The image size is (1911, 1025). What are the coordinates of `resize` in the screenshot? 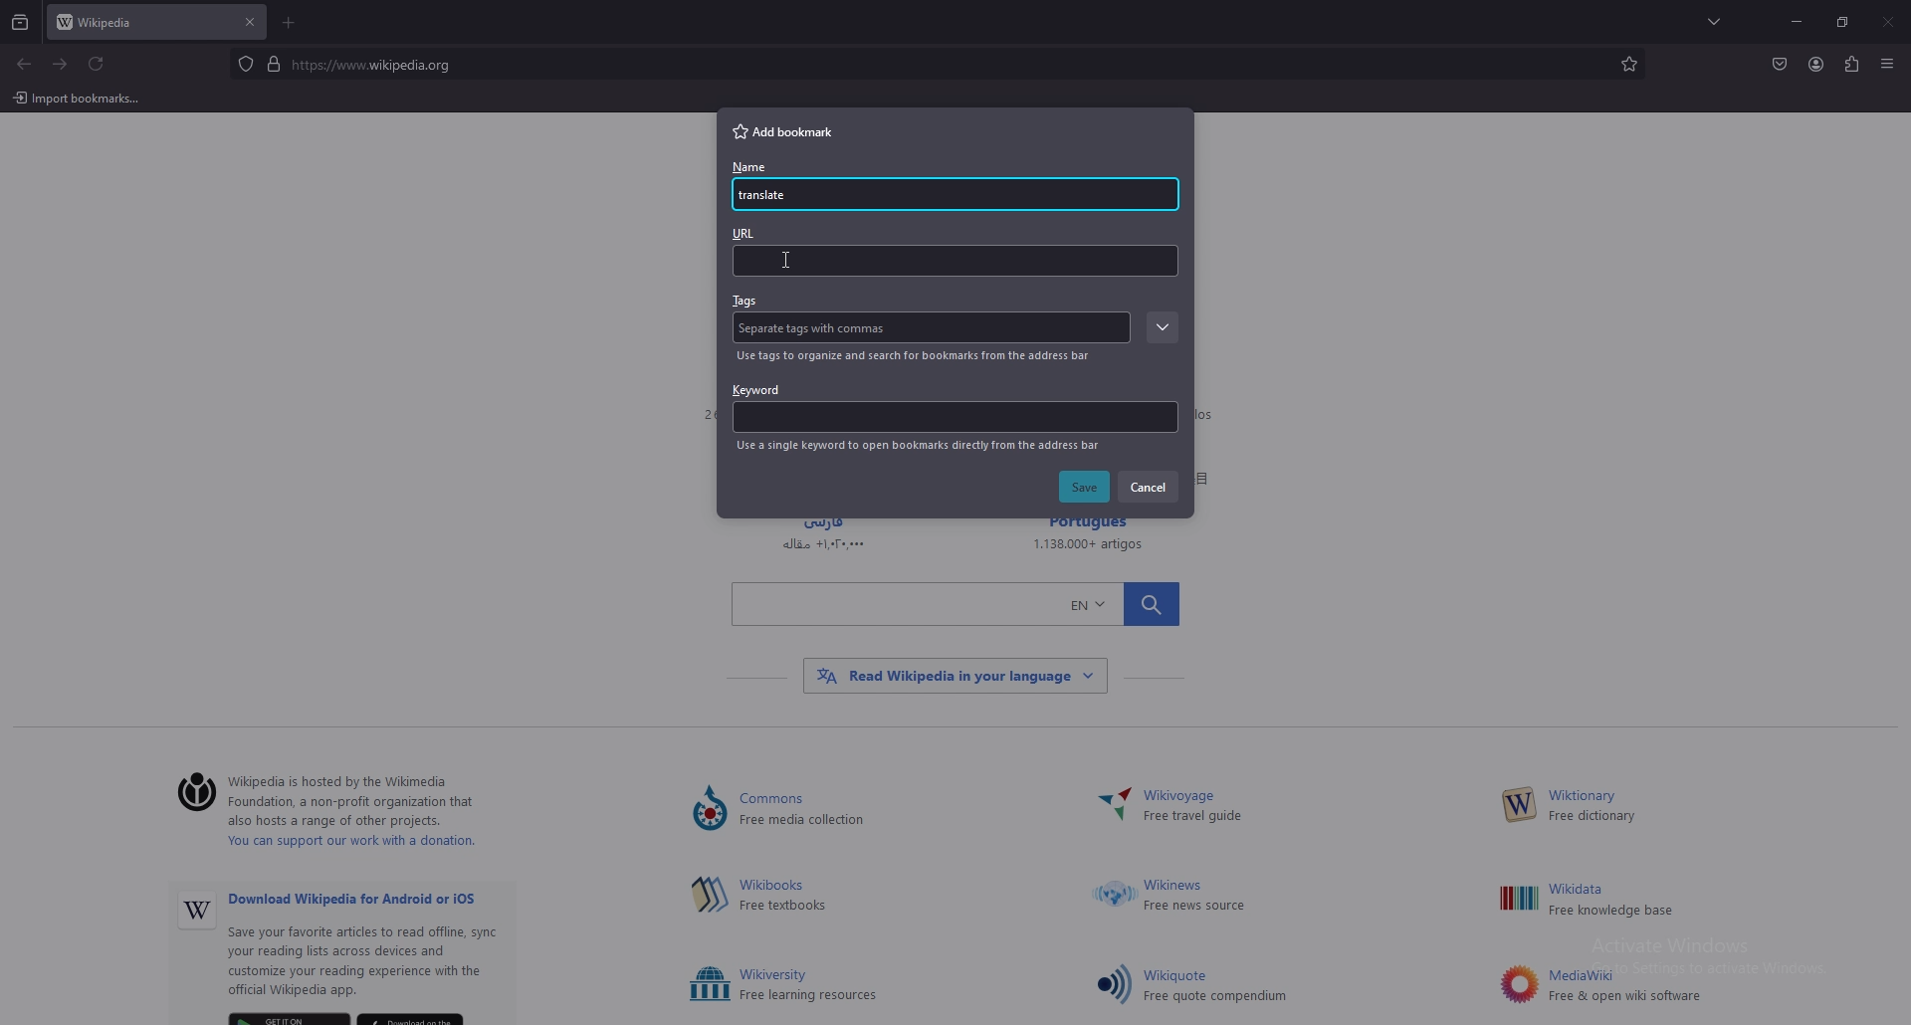 It's located at (1842, 23).